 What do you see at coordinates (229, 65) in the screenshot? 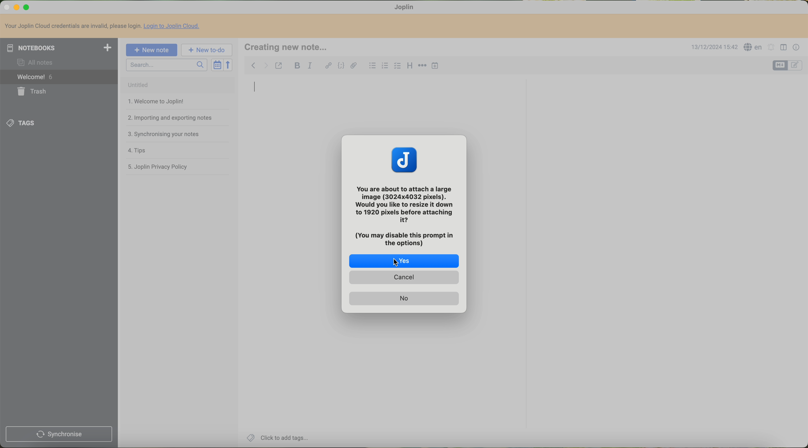
I see `reverse sort order` at bounding box center [229, 65].